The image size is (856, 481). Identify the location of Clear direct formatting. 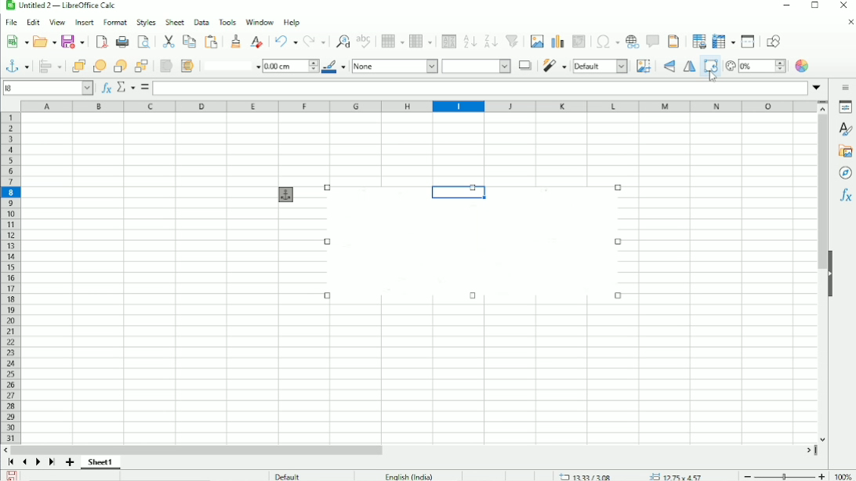
(256, 42).